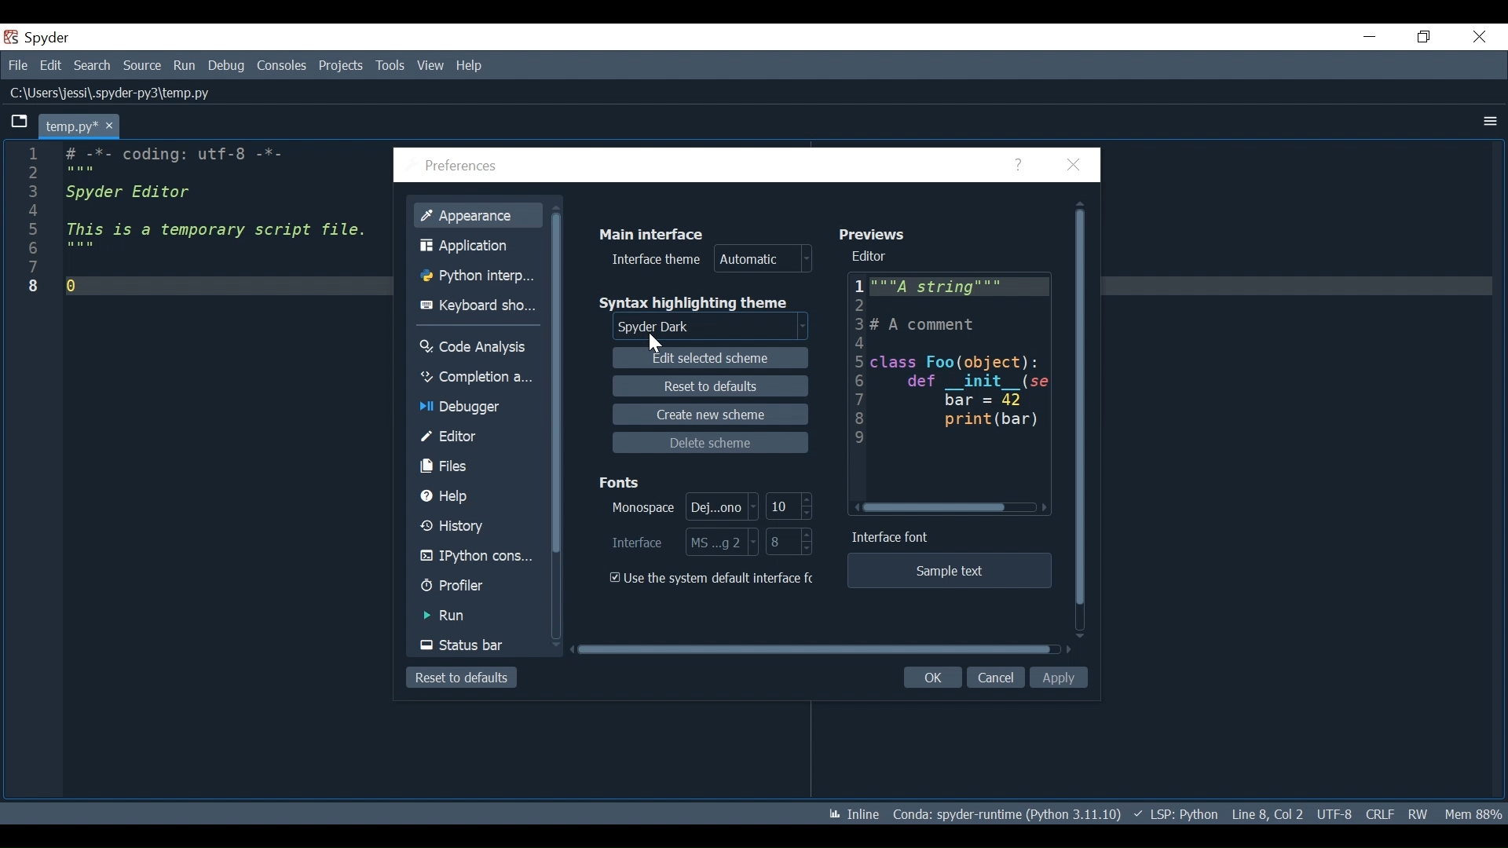 This screenshot has height=848, width=1508. What do you see at coordinates (1007, 812) in the screenshot?
I see `Conda Environment Indicator` at bounding box center [1007, 812].